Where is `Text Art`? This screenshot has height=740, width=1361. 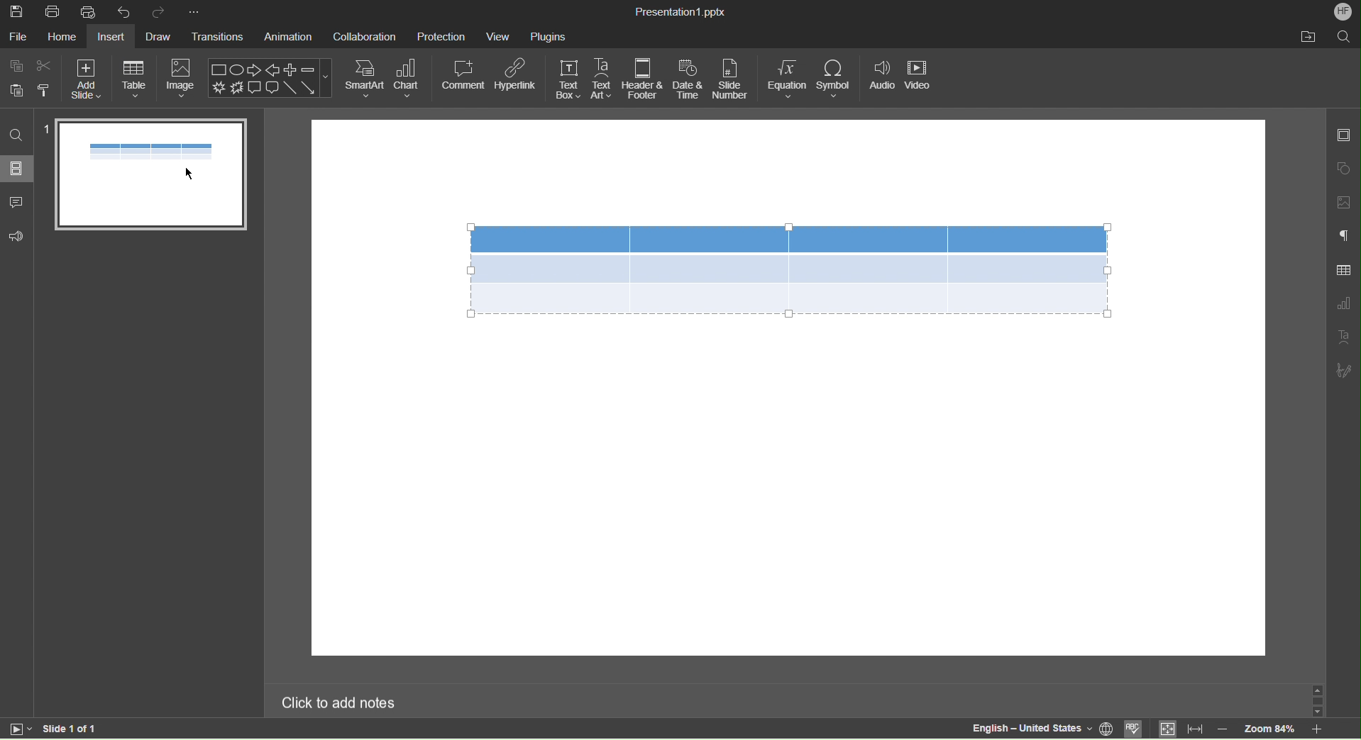
Text Art is located at coordinates (1345, 337).